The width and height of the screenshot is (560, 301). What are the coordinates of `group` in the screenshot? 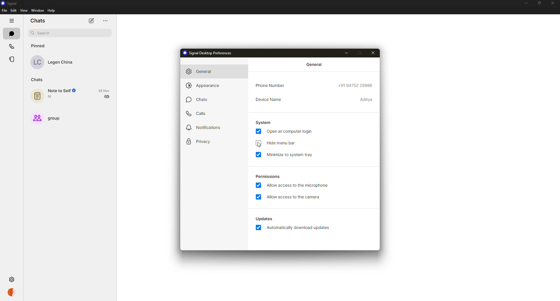 It's located at (48, 118).